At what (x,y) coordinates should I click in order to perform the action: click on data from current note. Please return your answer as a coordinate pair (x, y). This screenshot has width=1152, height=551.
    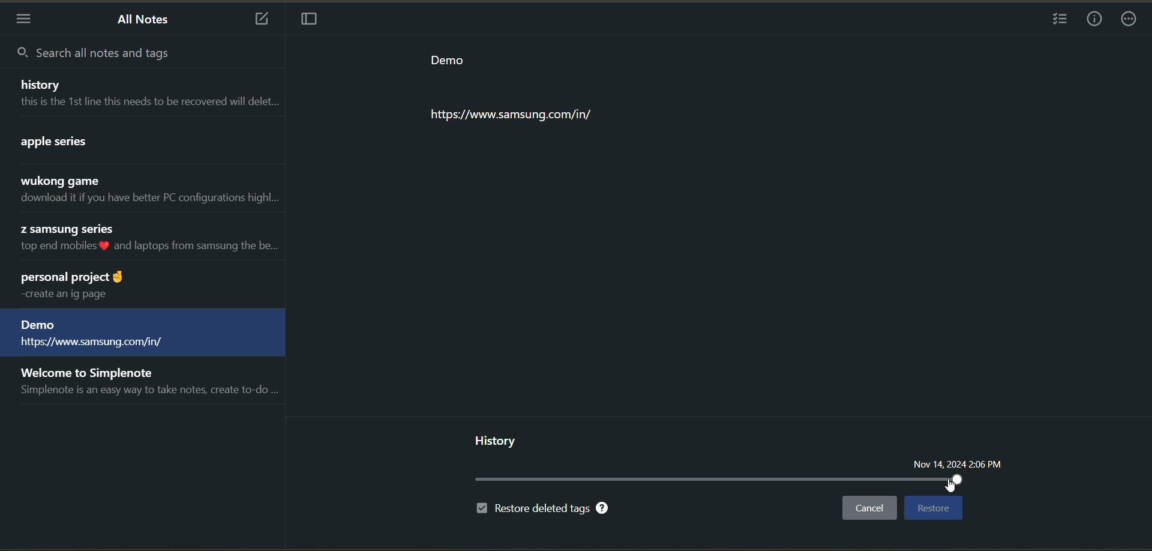
    Looking at the image, I should click on (542, 90).